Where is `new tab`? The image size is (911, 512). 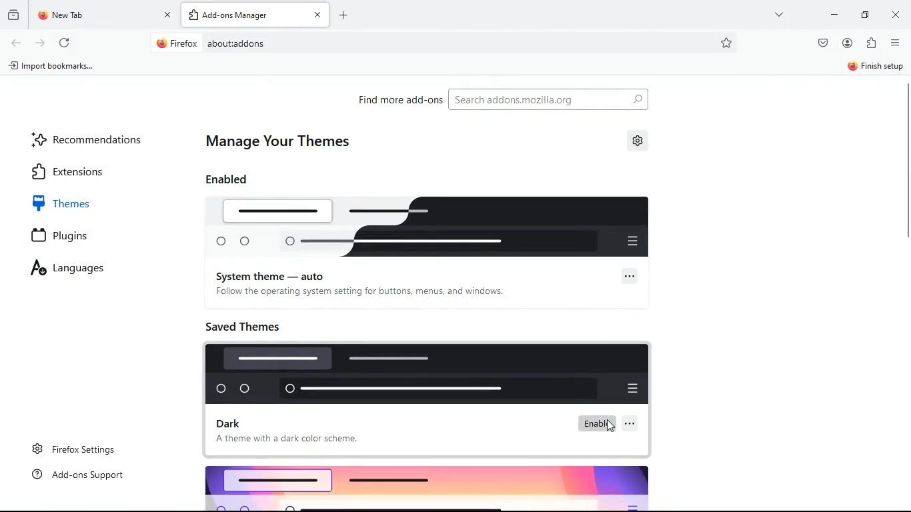
new tab is located at coordinates (95, 15).